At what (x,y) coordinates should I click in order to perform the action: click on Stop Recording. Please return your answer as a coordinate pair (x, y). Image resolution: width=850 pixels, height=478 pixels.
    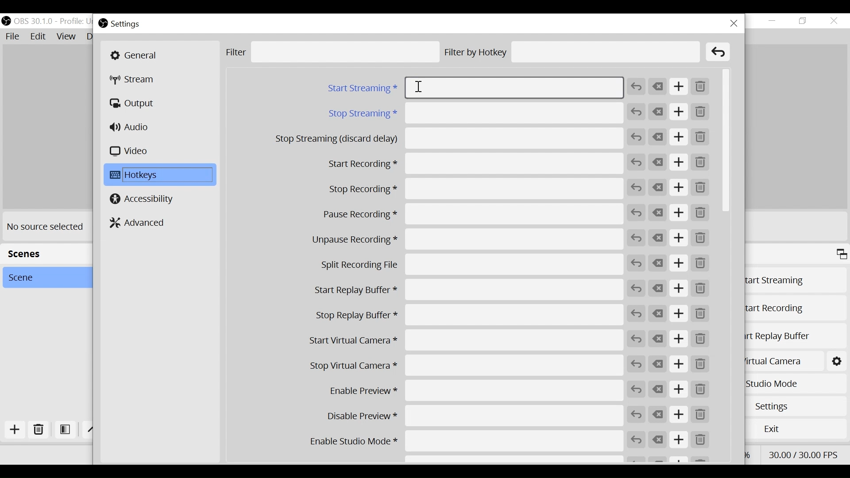
    Looking at the image, I should click on (466, 189).